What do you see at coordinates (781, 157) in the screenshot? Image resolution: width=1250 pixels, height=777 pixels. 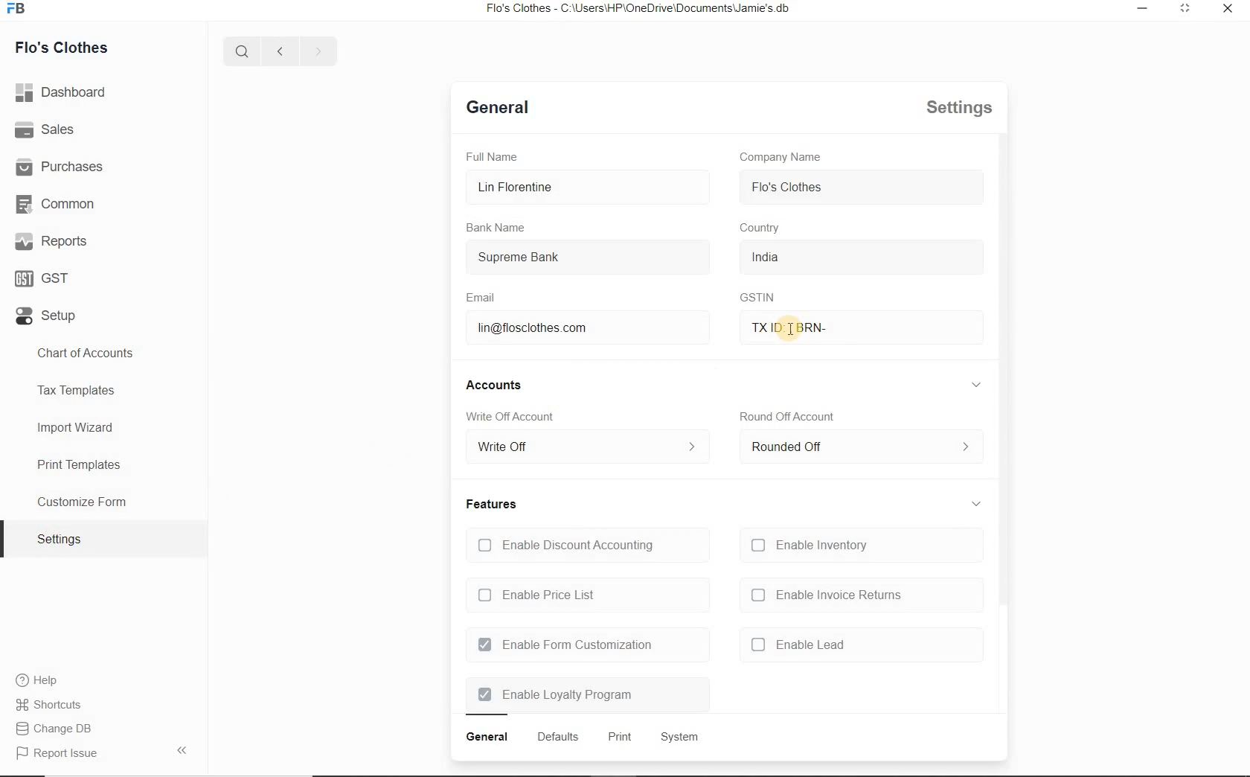 I see `Company Name` at bounding box center [781, 157].